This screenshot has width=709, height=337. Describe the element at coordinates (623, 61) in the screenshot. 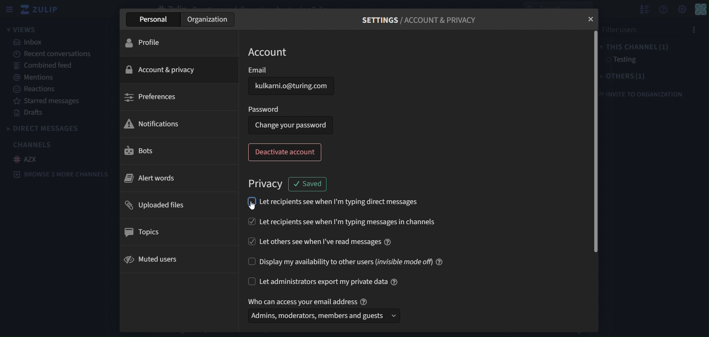

I see `testing` at that location.